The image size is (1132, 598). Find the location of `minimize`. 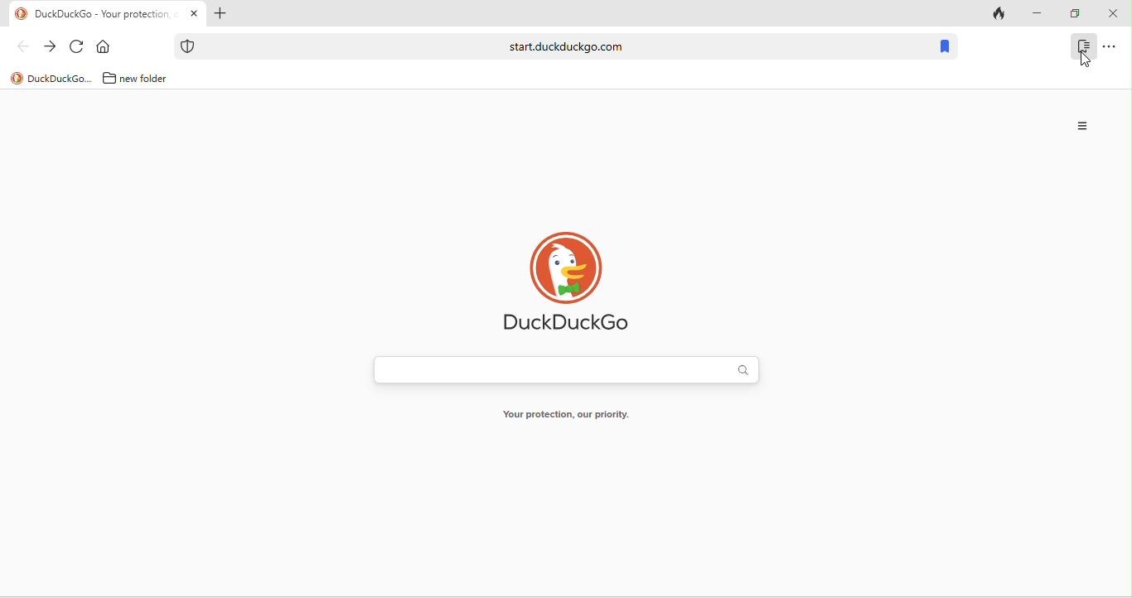

minimize is located at coordinates (1036, 14).